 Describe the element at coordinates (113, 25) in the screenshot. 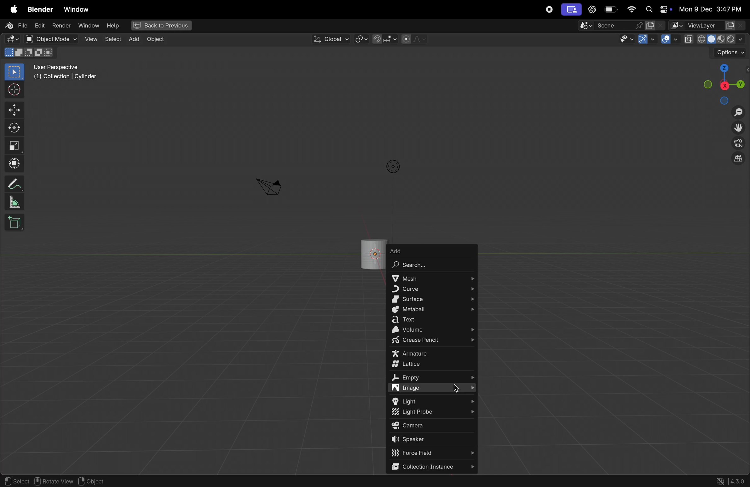

I see `help` at that location.